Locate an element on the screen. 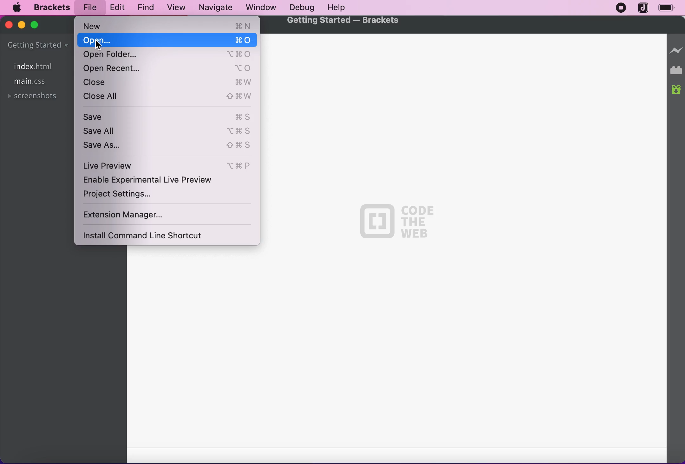  cursor is located at coordinates (98, 45).